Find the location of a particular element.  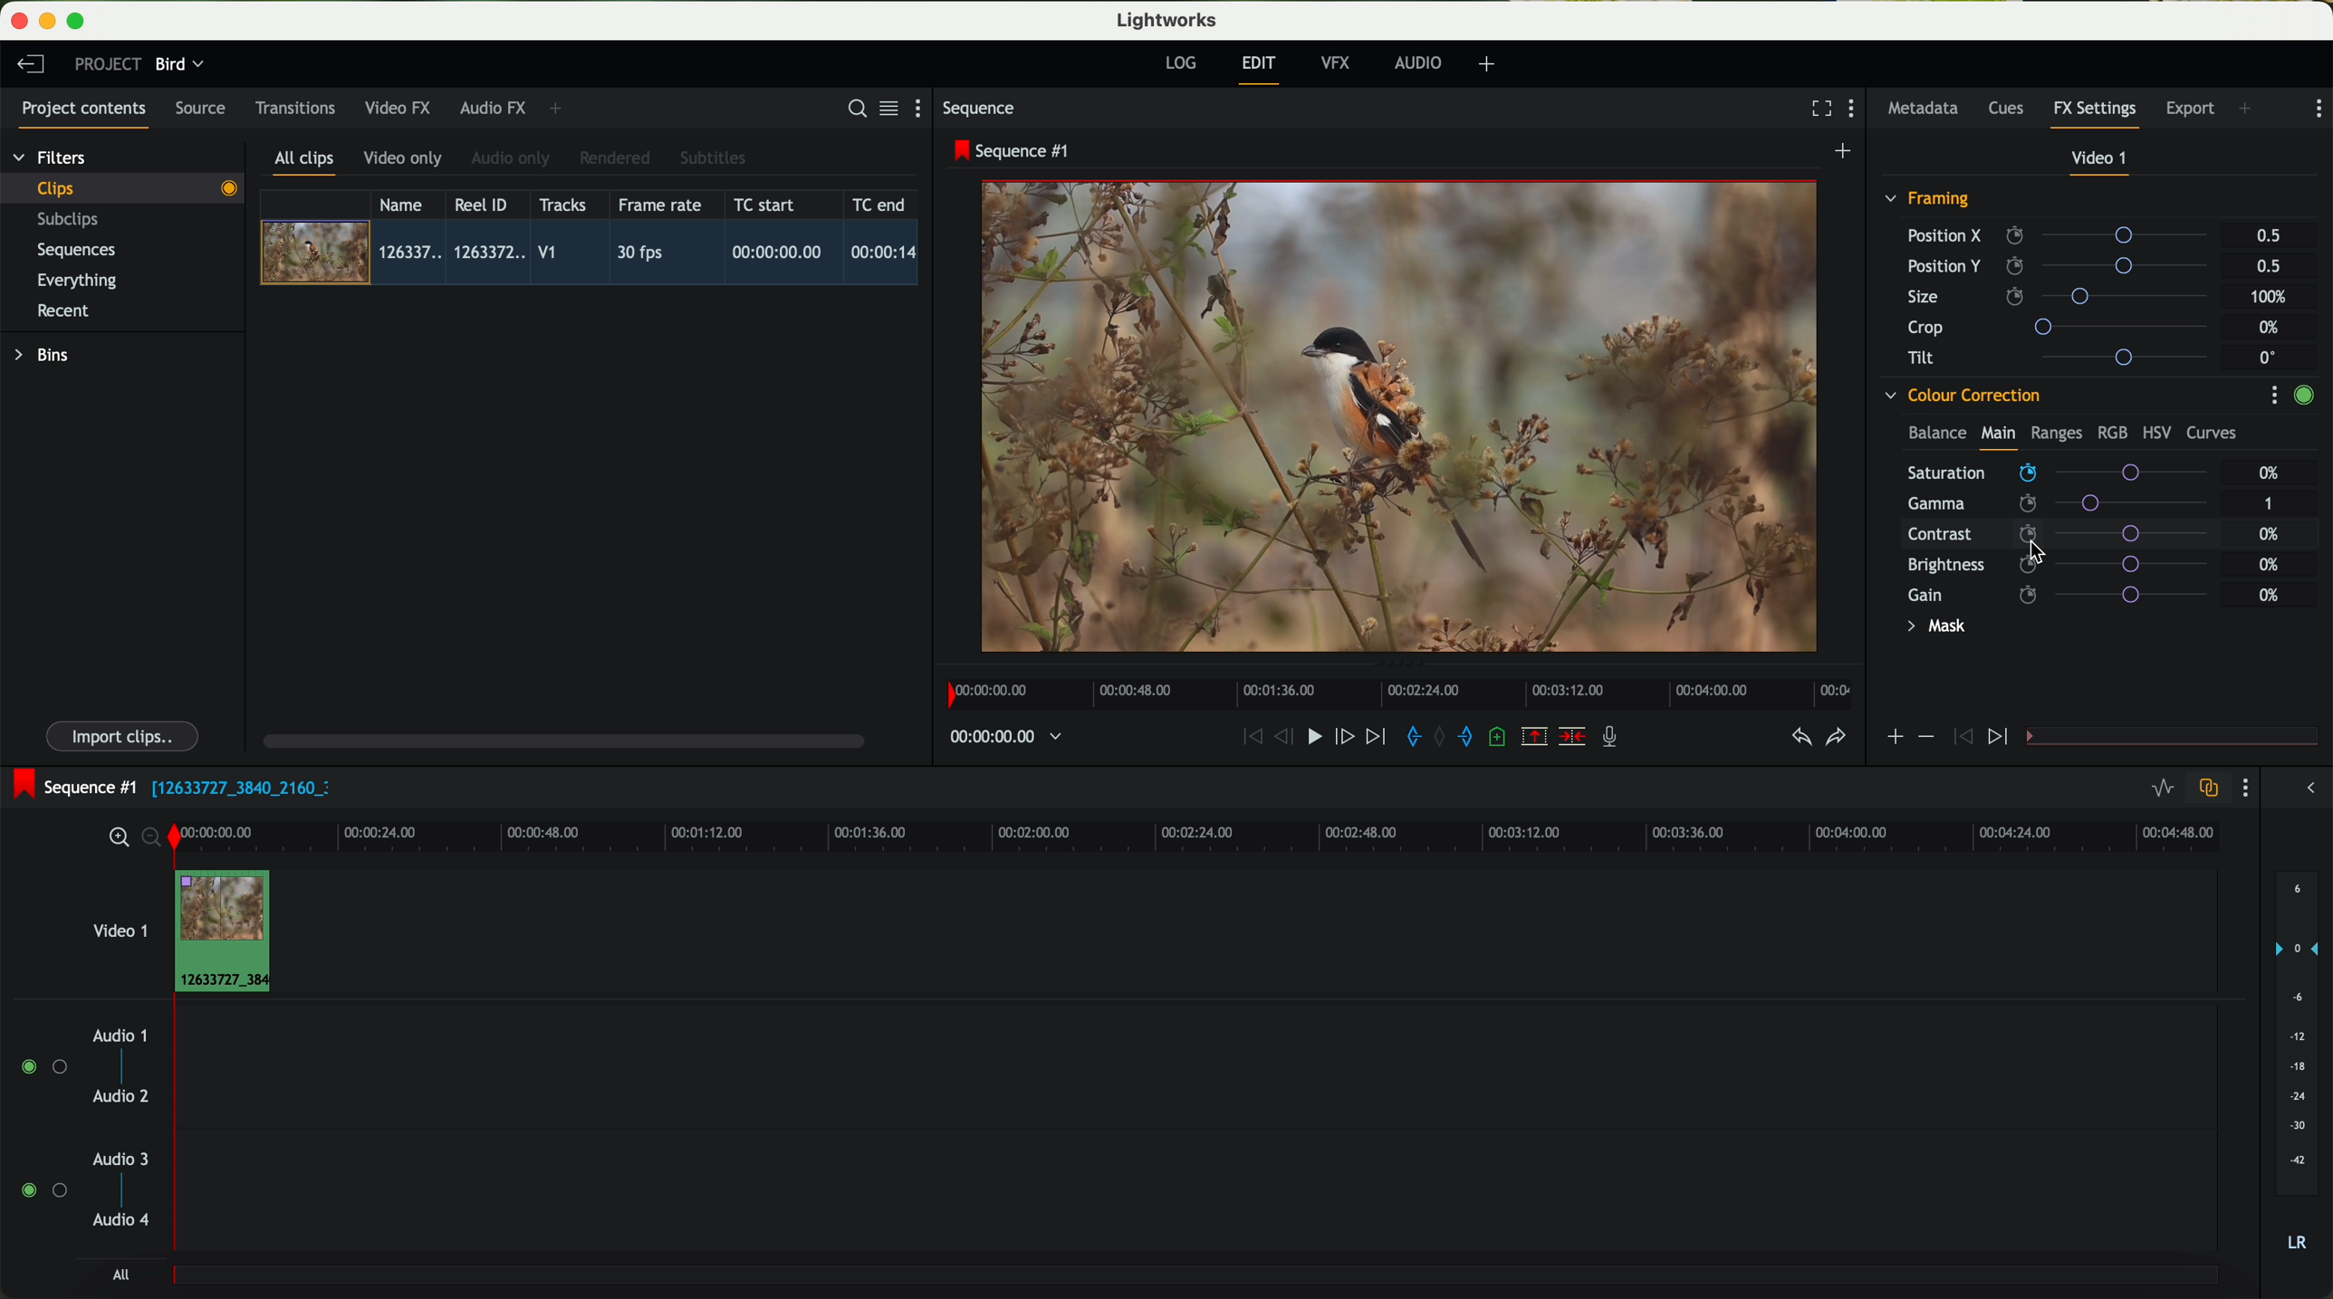

size is located at coordinates (2062, 297).